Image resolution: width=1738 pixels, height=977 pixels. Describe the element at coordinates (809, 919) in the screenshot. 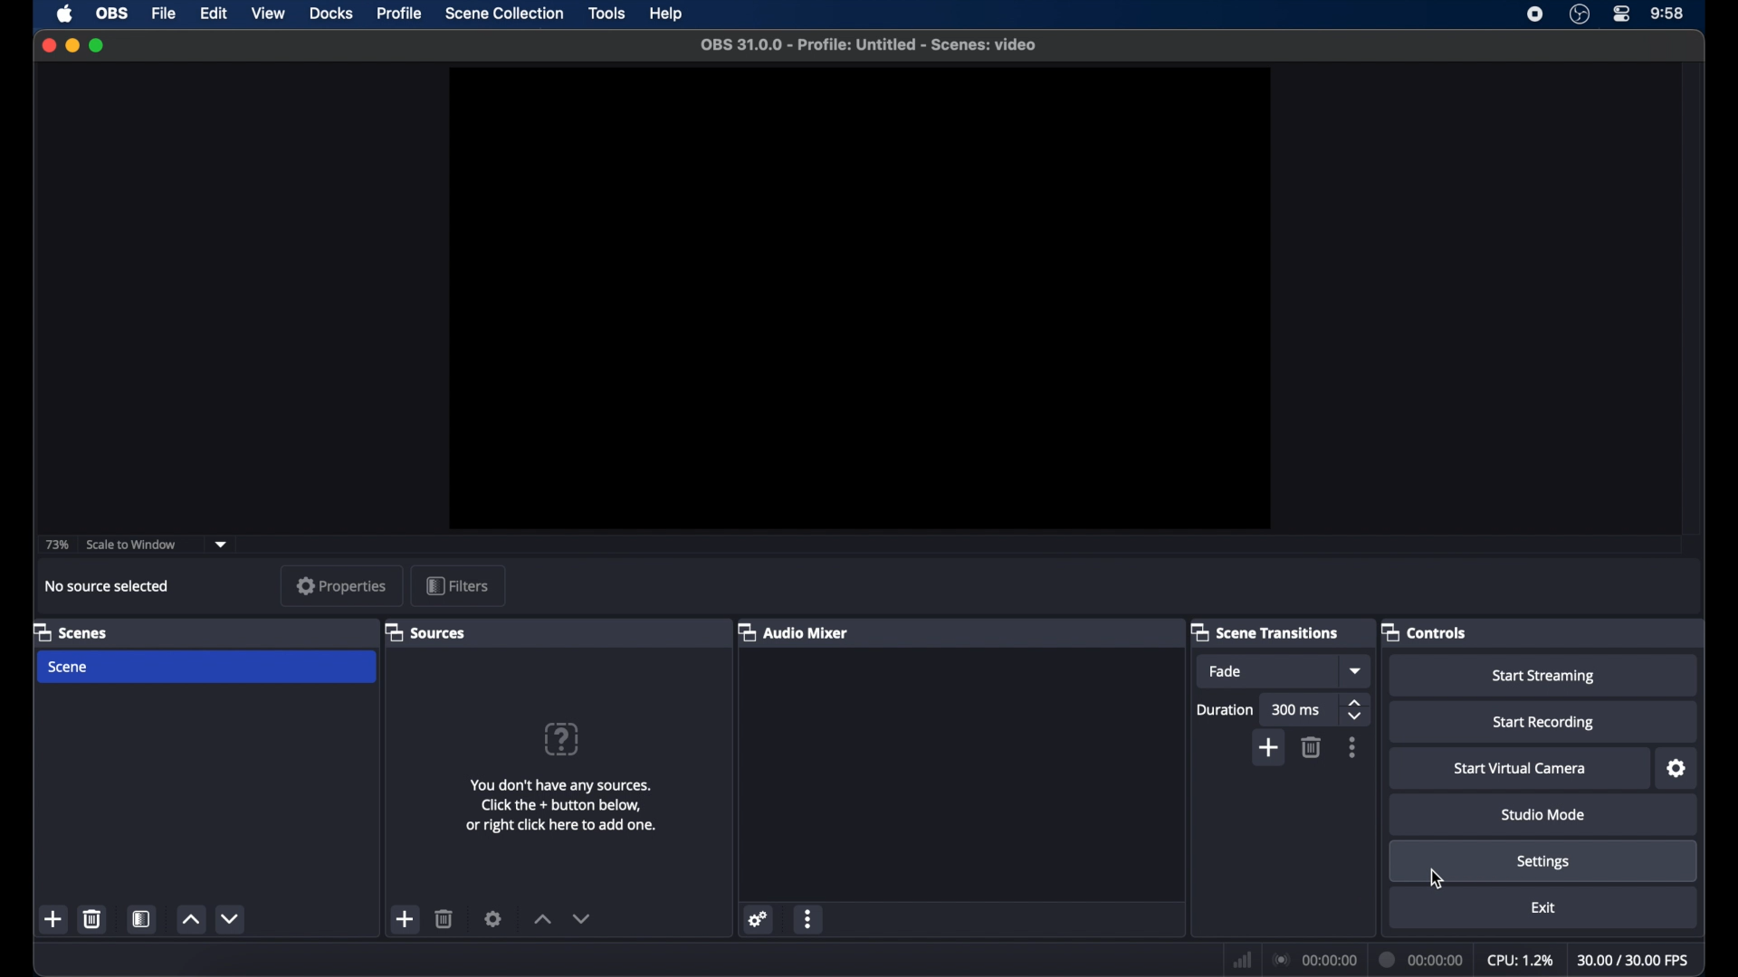

I see `more options` at that location.